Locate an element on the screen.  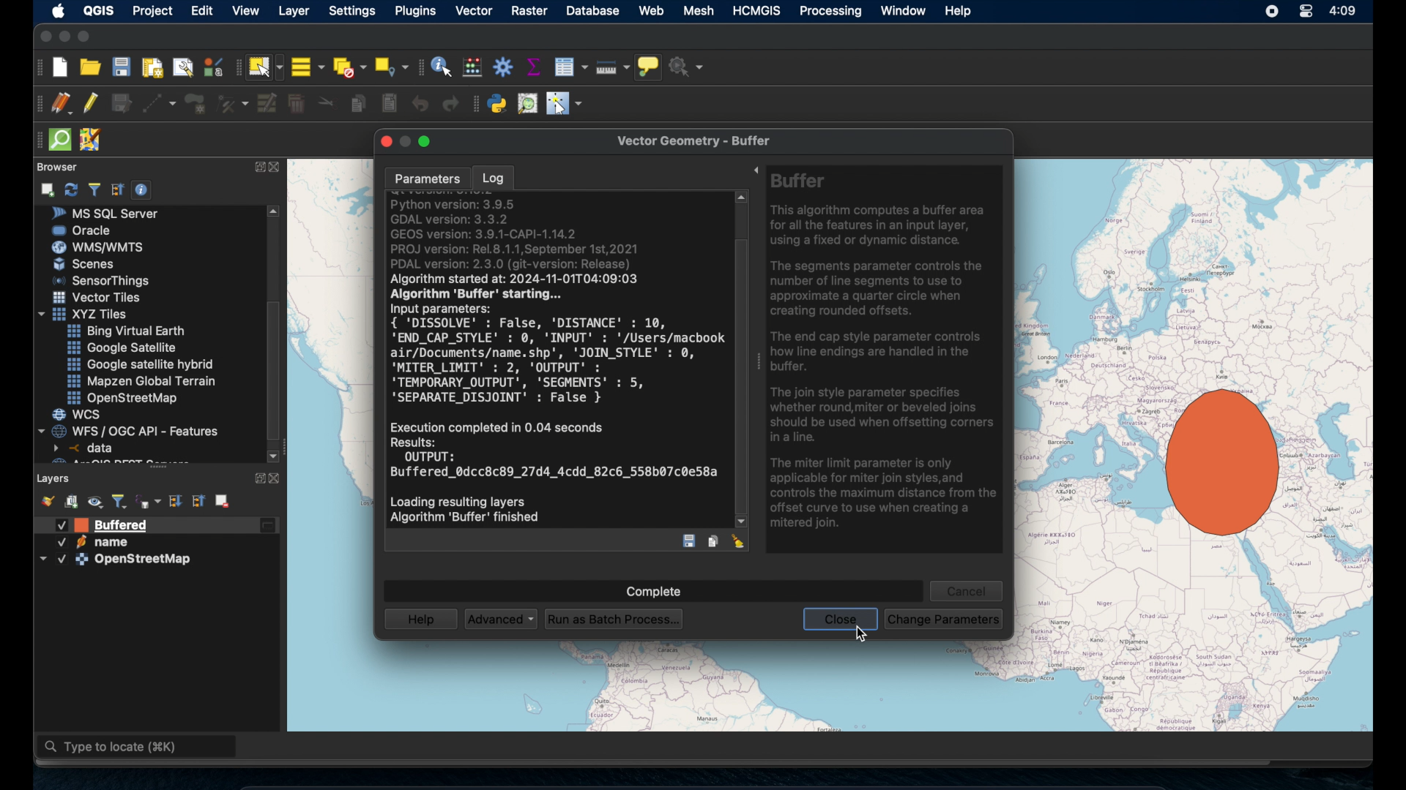
add group is located at coordinates (72, 503).